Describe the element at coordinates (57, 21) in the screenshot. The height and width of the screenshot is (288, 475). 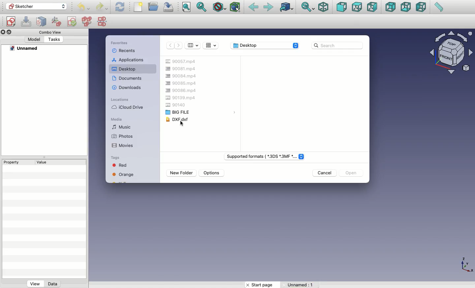
I see `Reorient sketch` at that location.